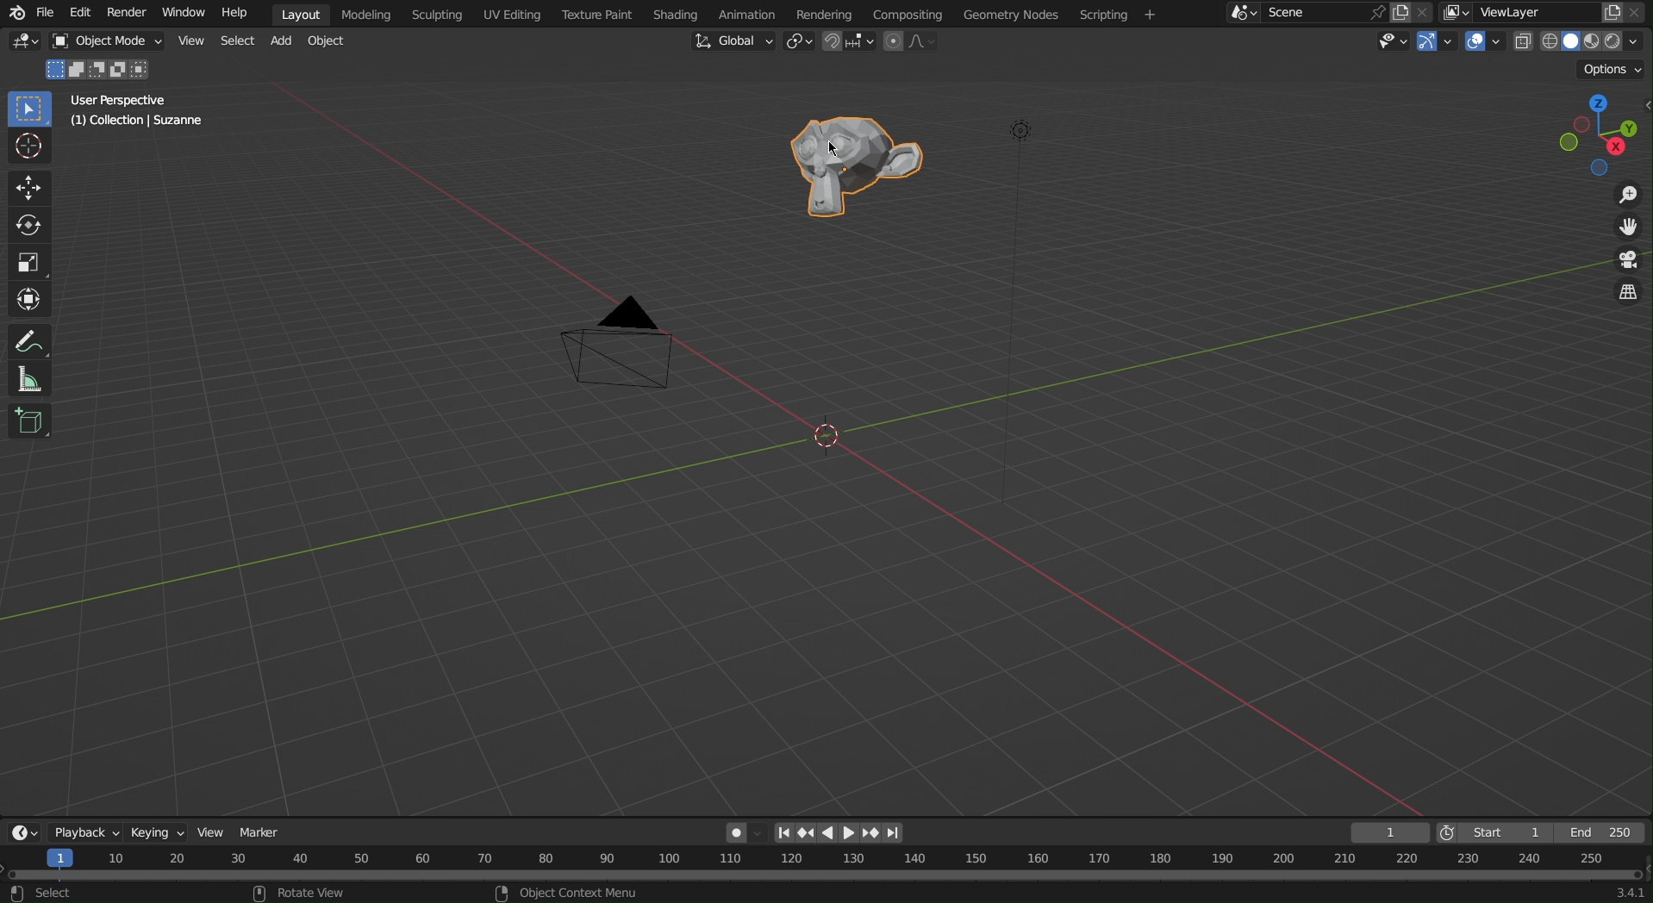  I want to click on Overlays, so click(1485, 43).